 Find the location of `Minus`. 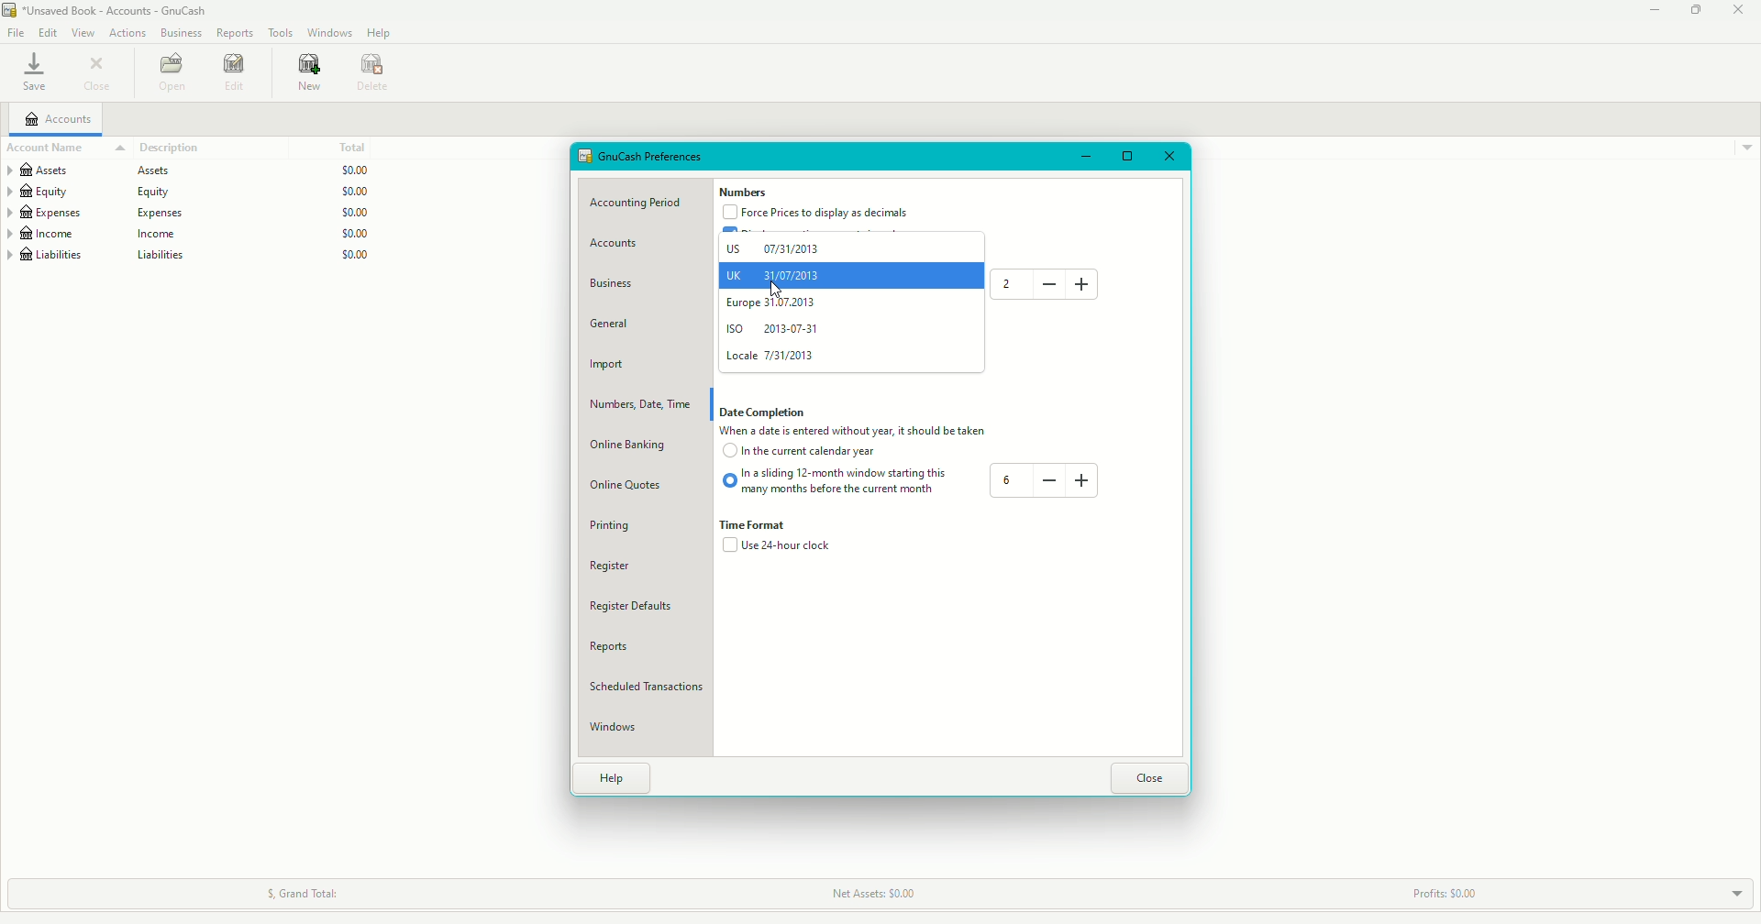

Minus is located at coordinates (1049, 284).